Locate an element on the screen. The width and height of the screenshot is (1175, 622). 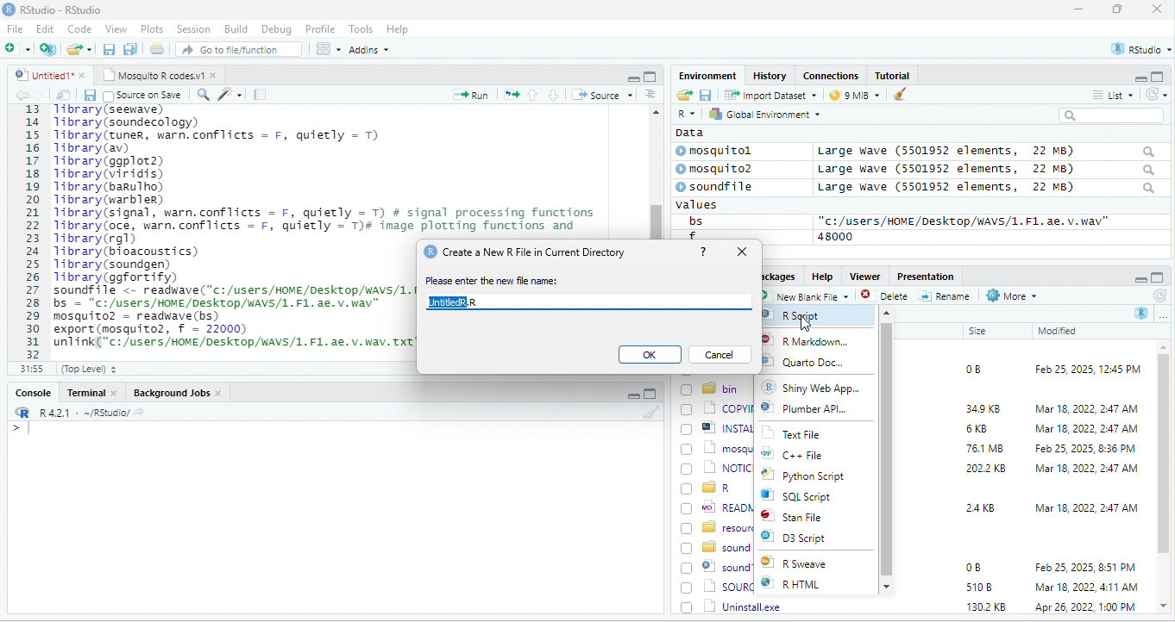
Cancel is located at coordinates (722, 354).